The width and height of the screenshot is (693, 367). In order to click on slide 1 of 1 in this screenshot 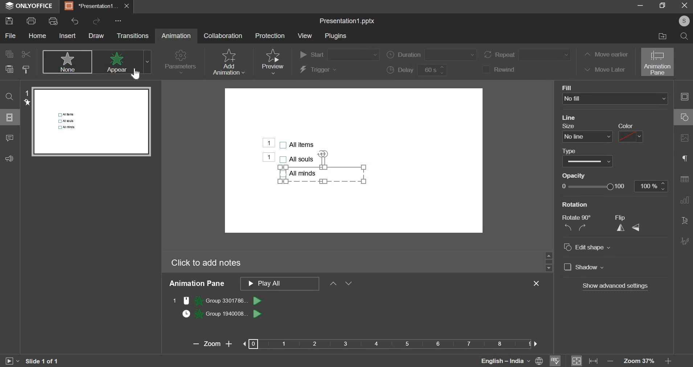, I will do `click(41, 361)`.